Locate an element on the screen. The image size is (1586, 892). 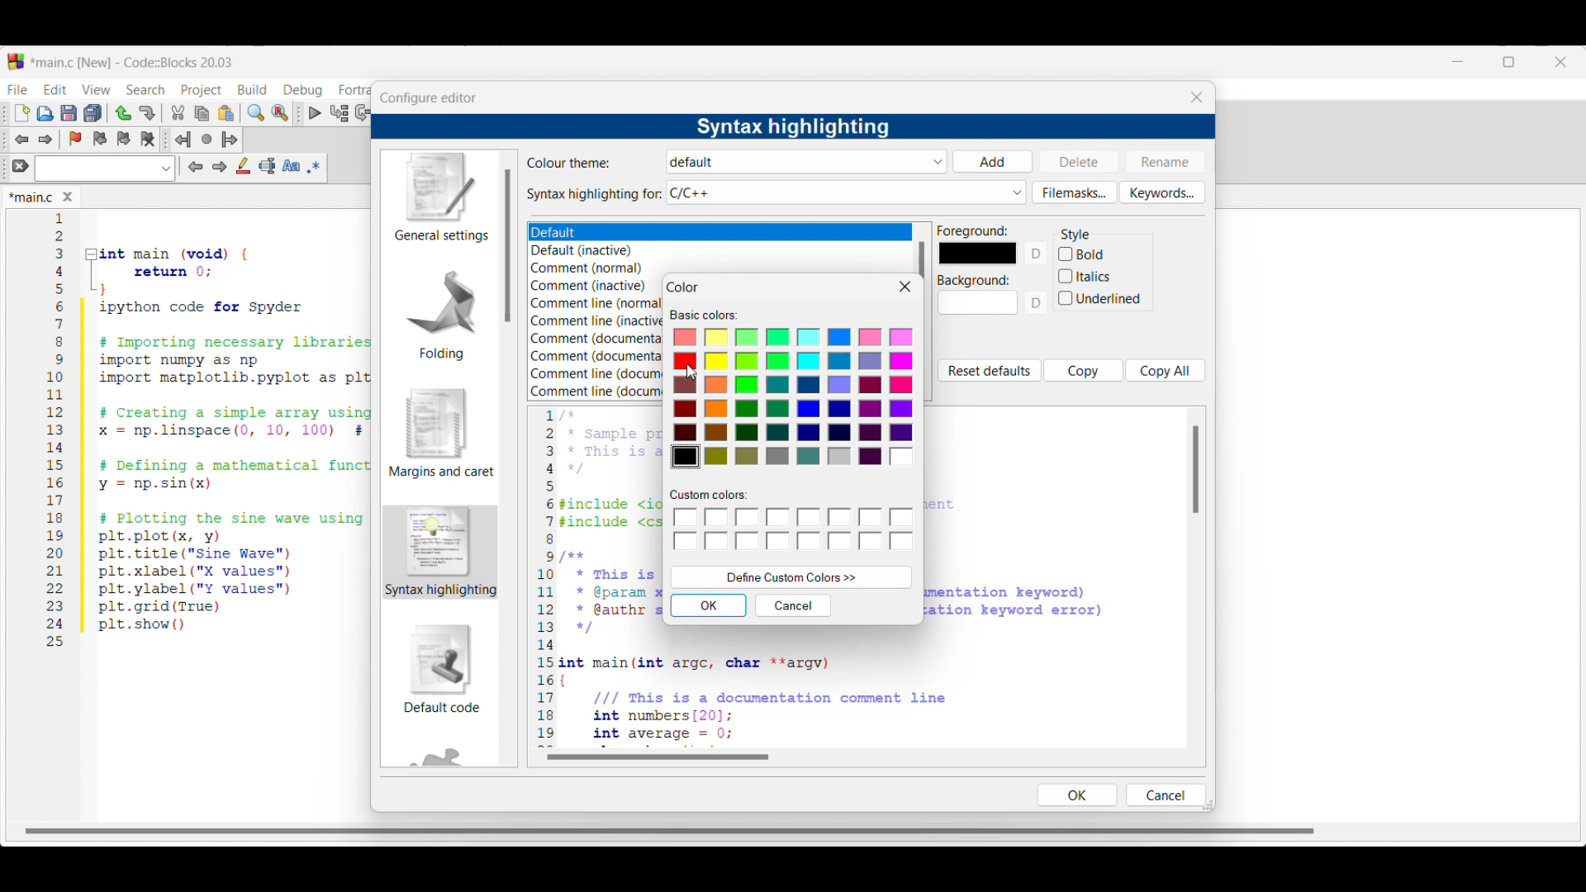
File menu is located at coordinates (17, 89).